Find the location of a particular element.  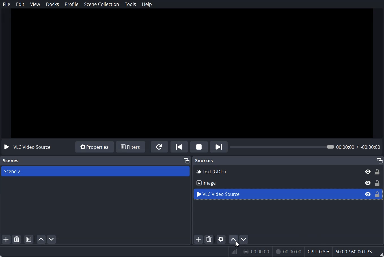

Scene is located at coordinates (95, 171).